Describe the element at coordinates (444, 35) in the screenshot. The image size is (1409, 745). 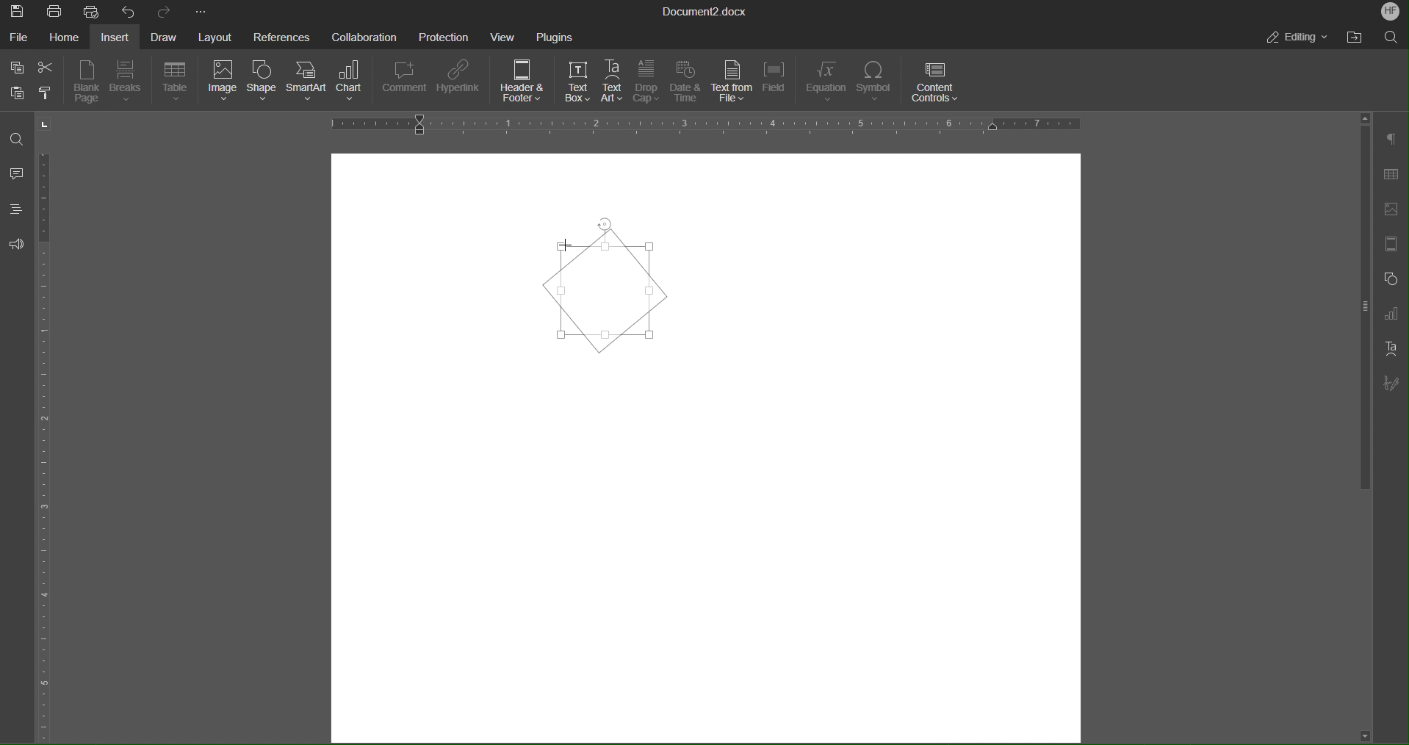
I see `Protection` at that location.